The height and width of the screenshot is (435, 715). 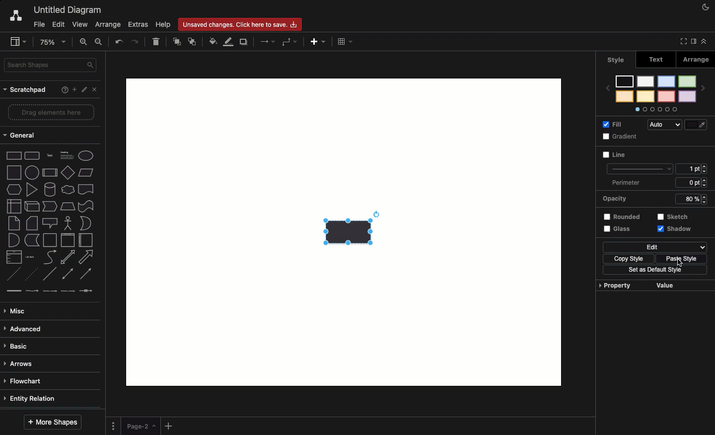 What do you see at coordinates (639, 167) in the screenshot?
I see `line` at bounding box center [639, 167].